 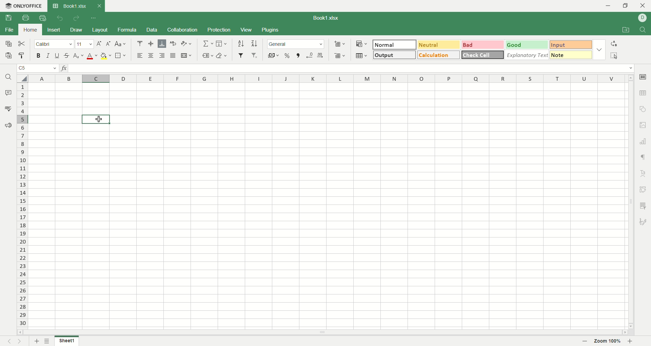 I want to click on italics, so click(x=47, y=55).